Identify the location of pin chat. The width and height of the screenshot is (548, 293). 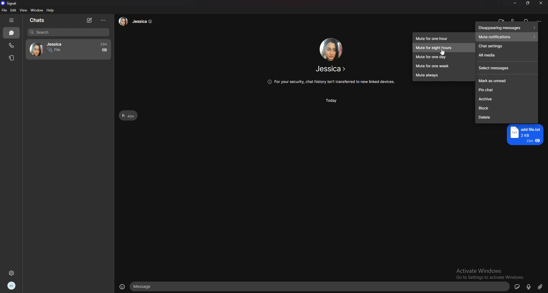
(506, 91).